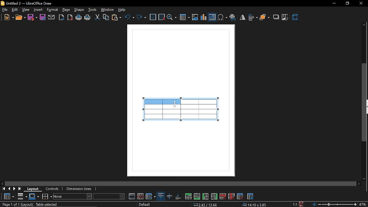 This screenshot has width=368, height=207. I want to click on export as, so click(62, 18).